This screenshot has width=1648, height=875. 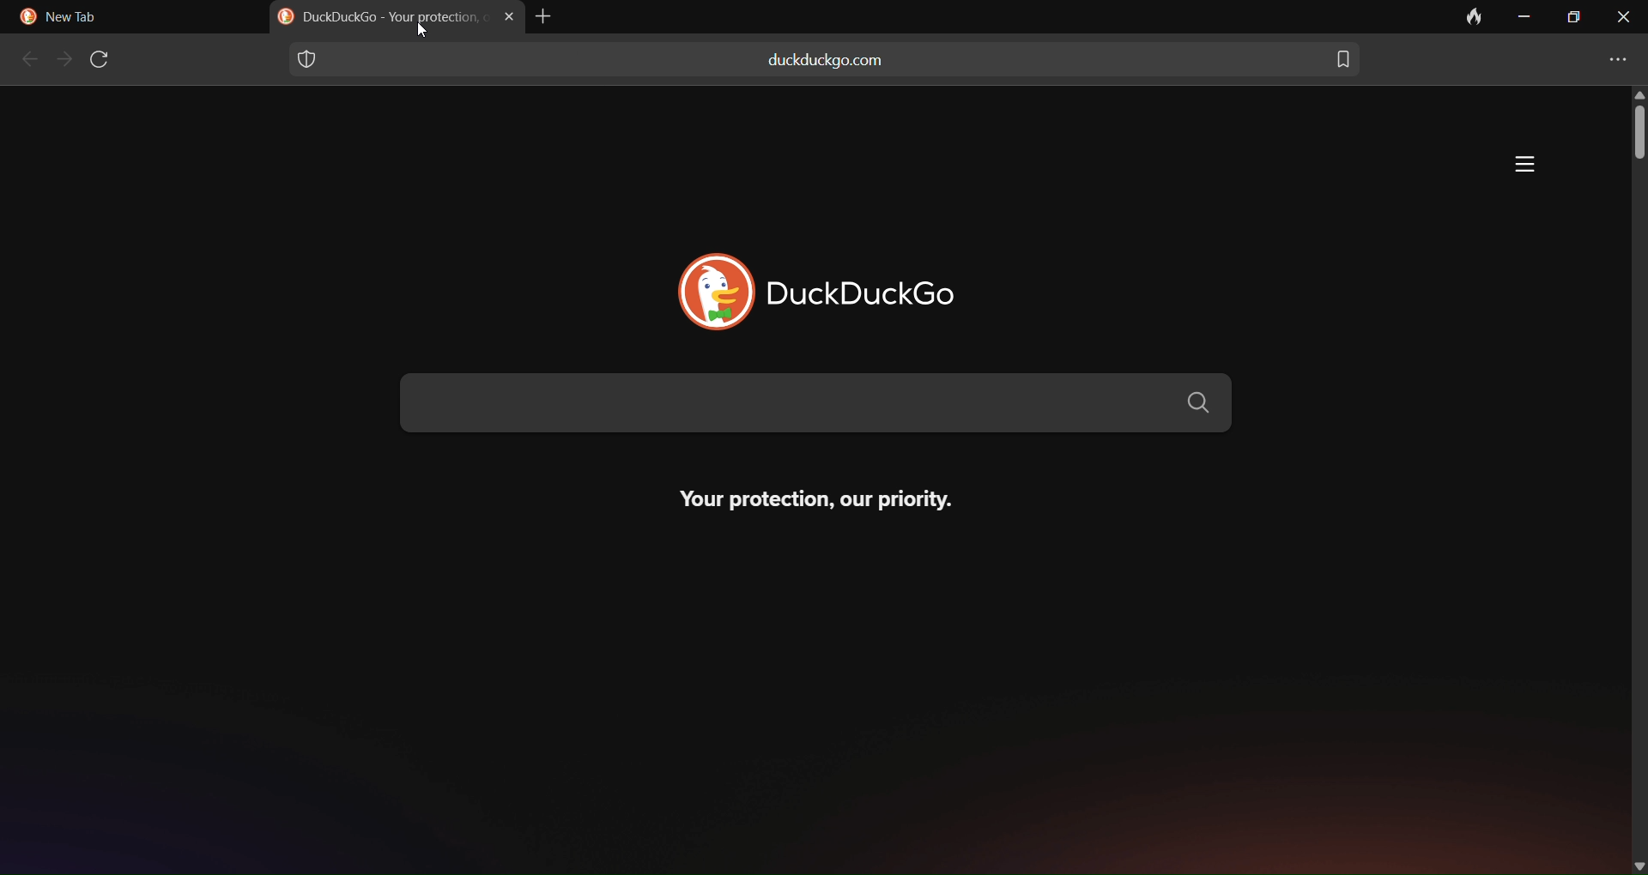 I want to click on protection, so click(x=307, y=59).